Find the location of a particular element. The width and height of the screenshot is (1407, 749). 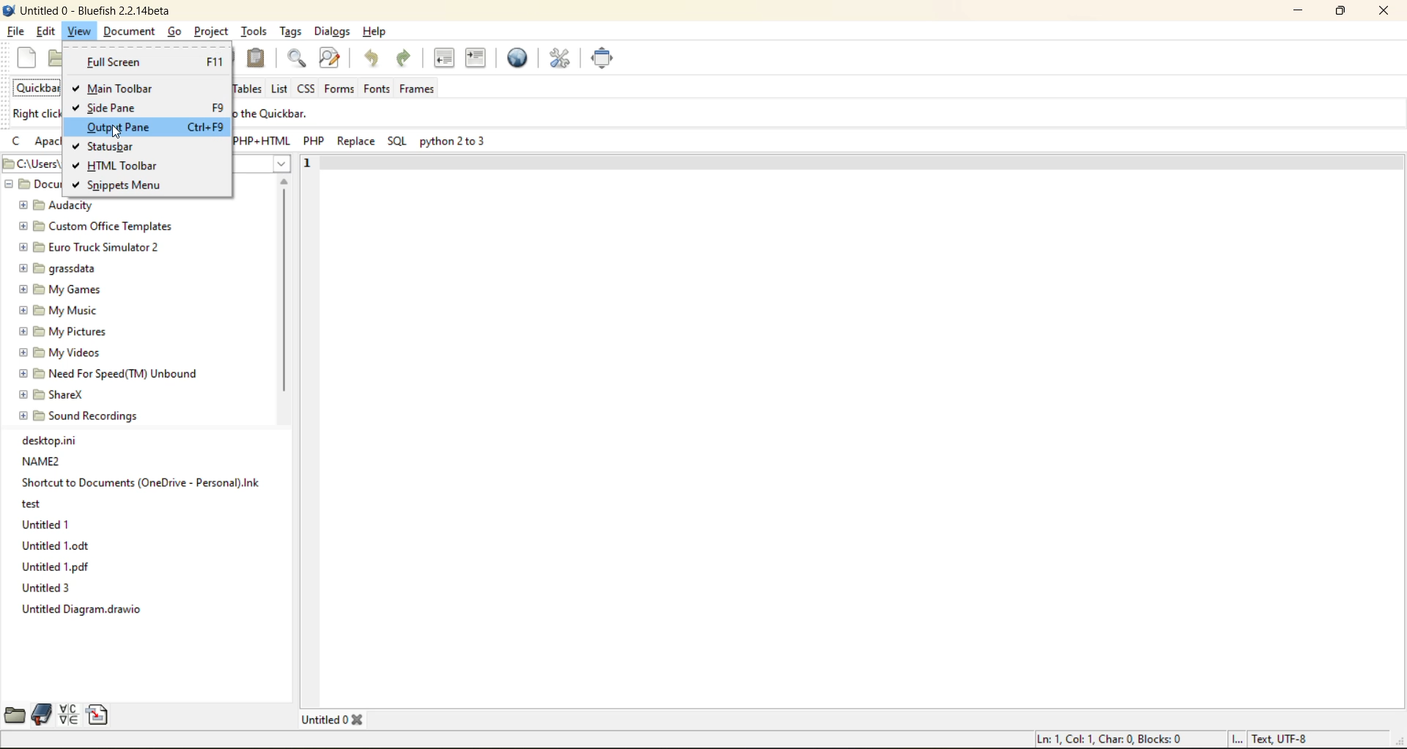

NAME2 is located at coordinates (48, 462).